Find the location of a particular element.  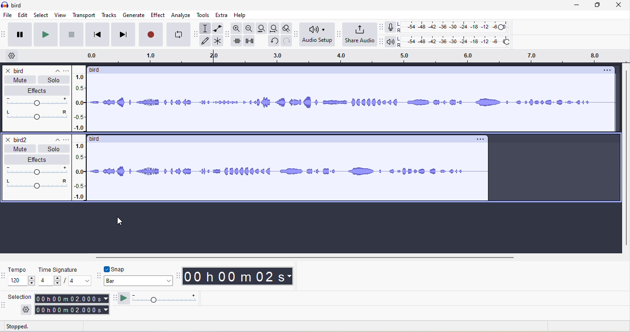

pause is located at coordinates (19, 34).